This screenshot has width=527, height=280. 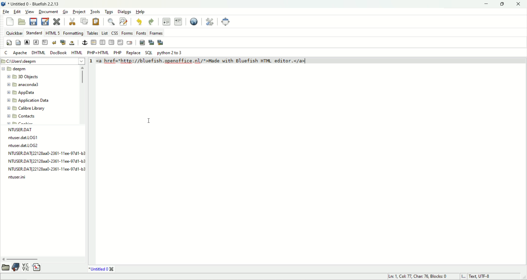 What do you see at coordinates (34, 33) in the screenshot?
I see `standard` at bounding box center [34, 33].